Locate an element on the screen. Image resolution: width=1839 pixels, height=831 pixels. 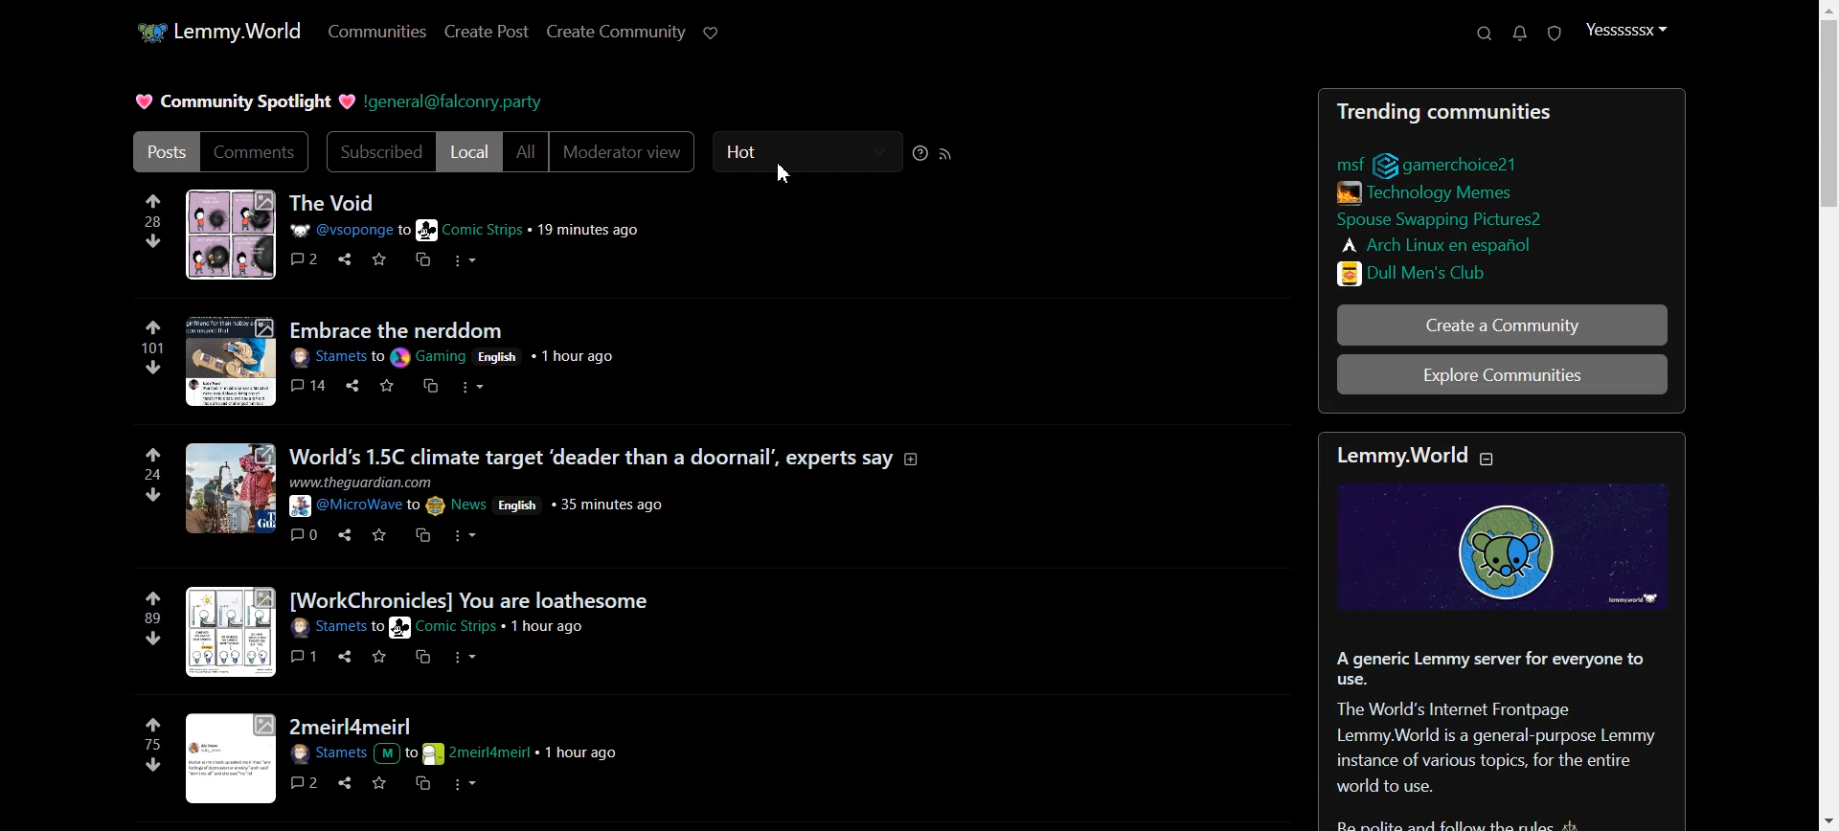
Posts is located at coordinates (1494, 110).